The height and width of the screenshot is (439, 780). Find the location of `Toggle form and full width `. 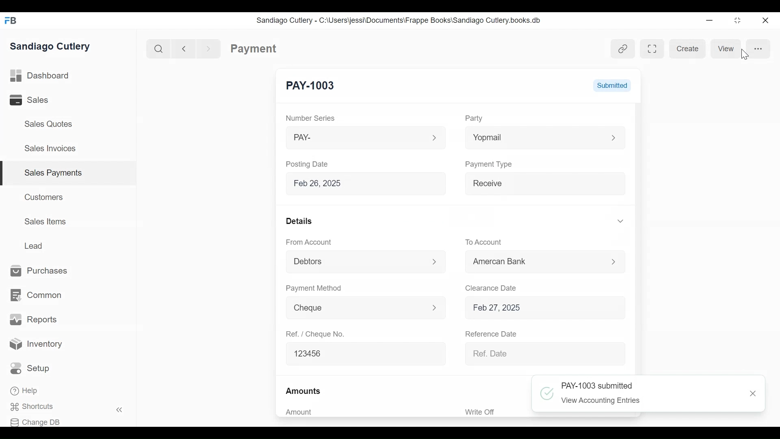

Toggle form and full width  is located at coordinates (653, 49).